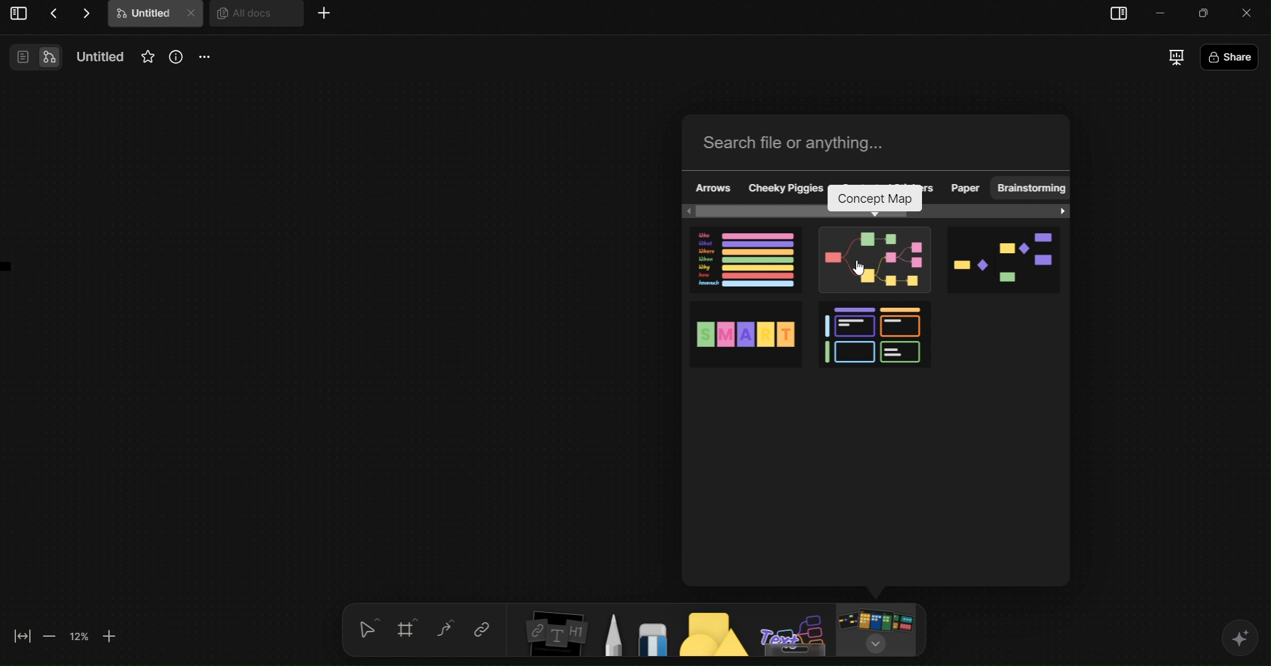 This screenshot has height=666, width=1271. What do you see at coordinates (969, 189) in the screenshot?
I see `Paper` at bounding box center [969, 189].